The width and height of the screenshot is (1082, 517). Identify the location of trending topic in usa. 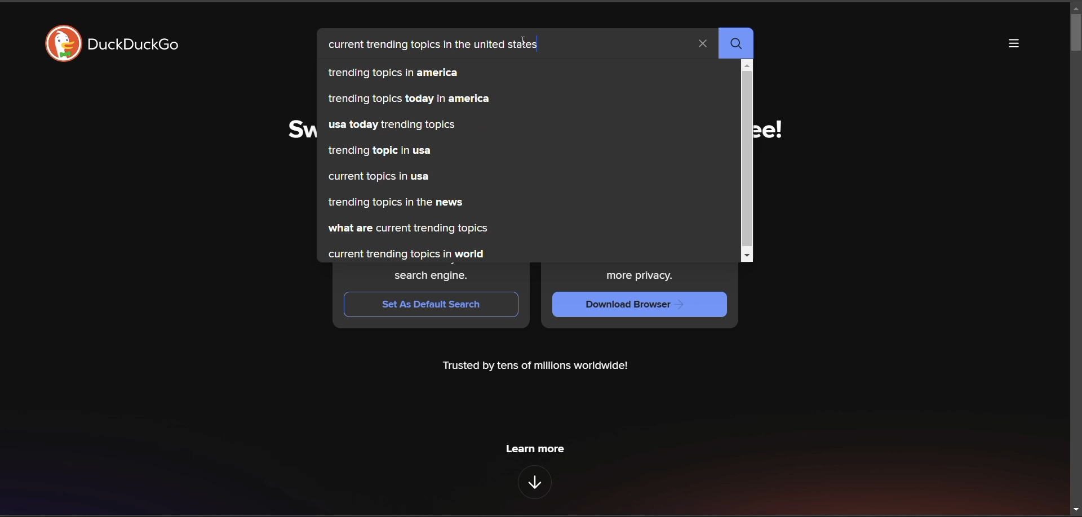
(385, 151).